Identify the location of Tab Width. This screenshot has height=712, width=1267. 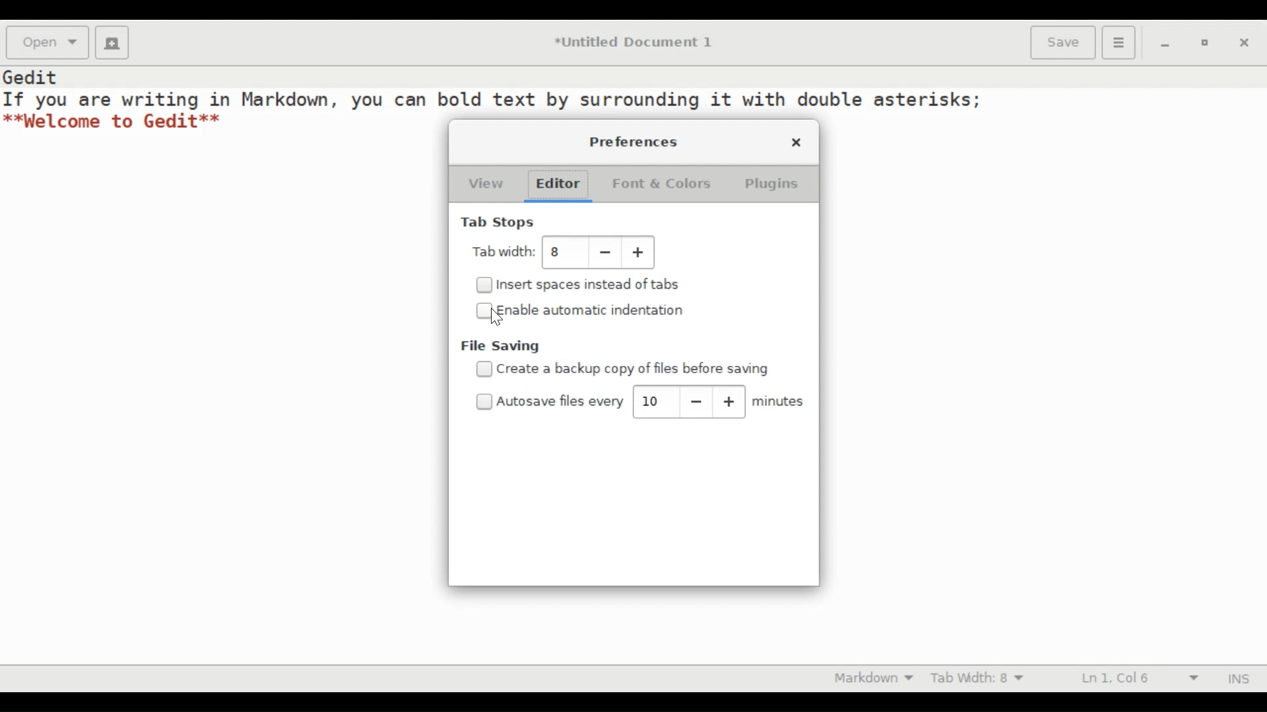
(981, 678).